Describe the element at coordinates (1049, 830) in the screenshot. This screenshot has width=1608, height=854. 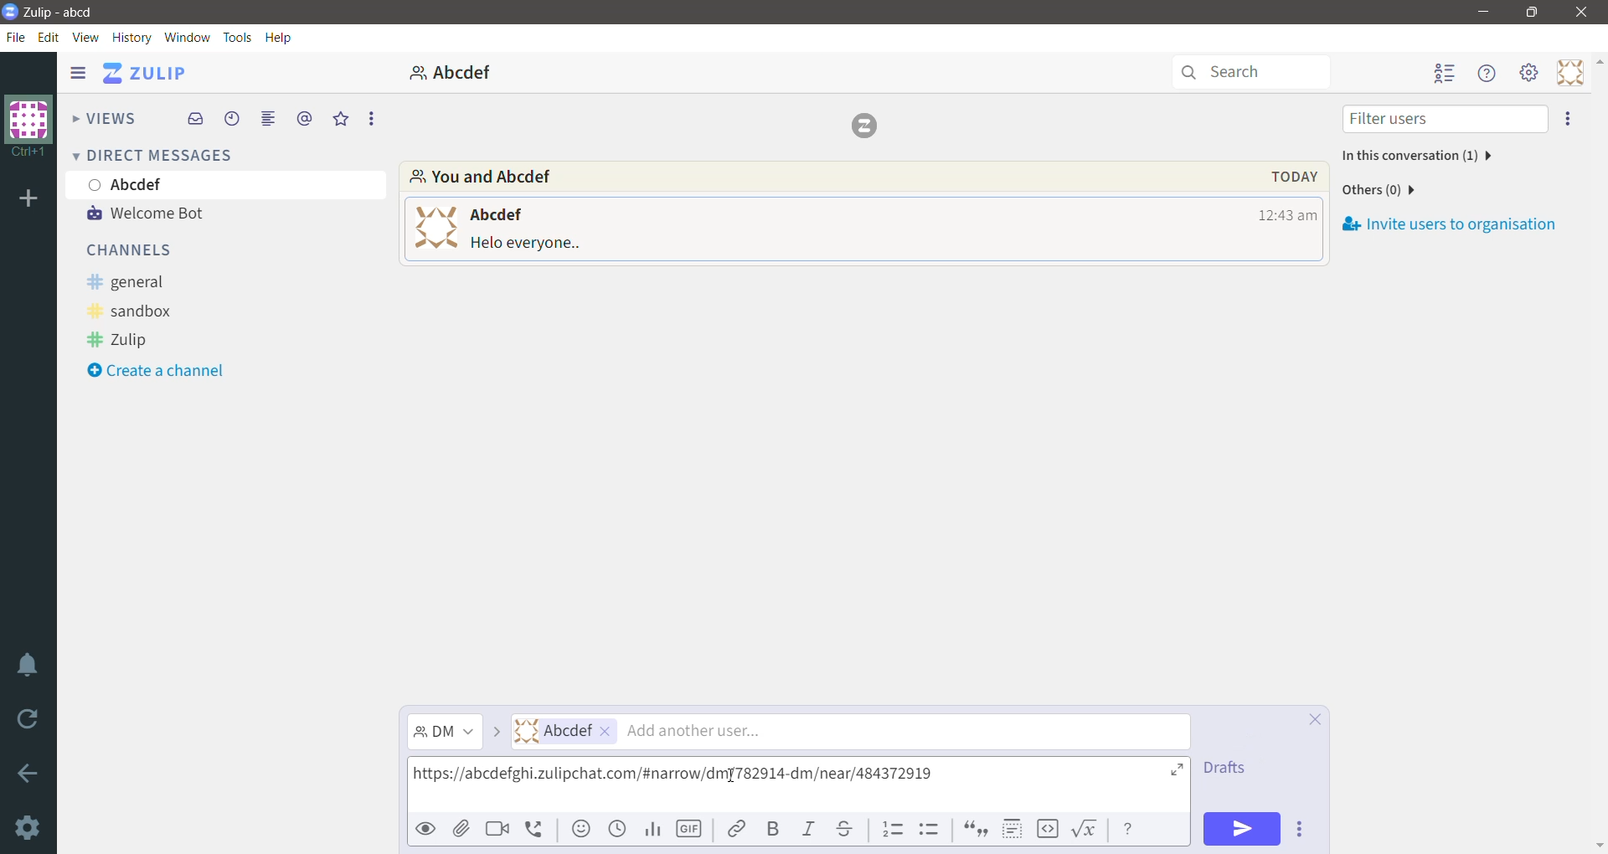
I see `Code` at that location.